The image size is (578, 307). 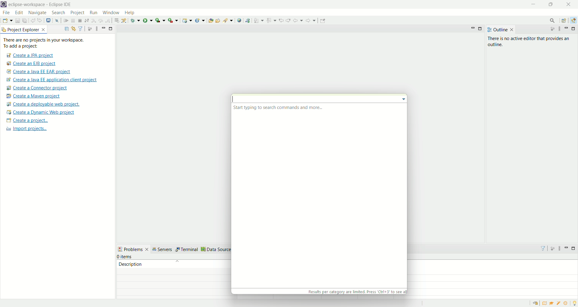 What do you see at coordinates (573, 20) in the screenshot?
I see `Java EE` at bounding box center [573, 20].